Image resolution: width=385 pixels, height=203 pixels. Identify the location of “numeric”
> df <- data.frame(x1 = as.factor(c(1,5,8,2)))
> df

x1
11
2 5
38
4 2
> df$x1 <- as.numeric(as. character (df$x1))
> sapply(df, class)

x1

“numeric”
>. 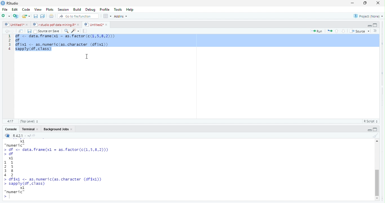
(64, 170).